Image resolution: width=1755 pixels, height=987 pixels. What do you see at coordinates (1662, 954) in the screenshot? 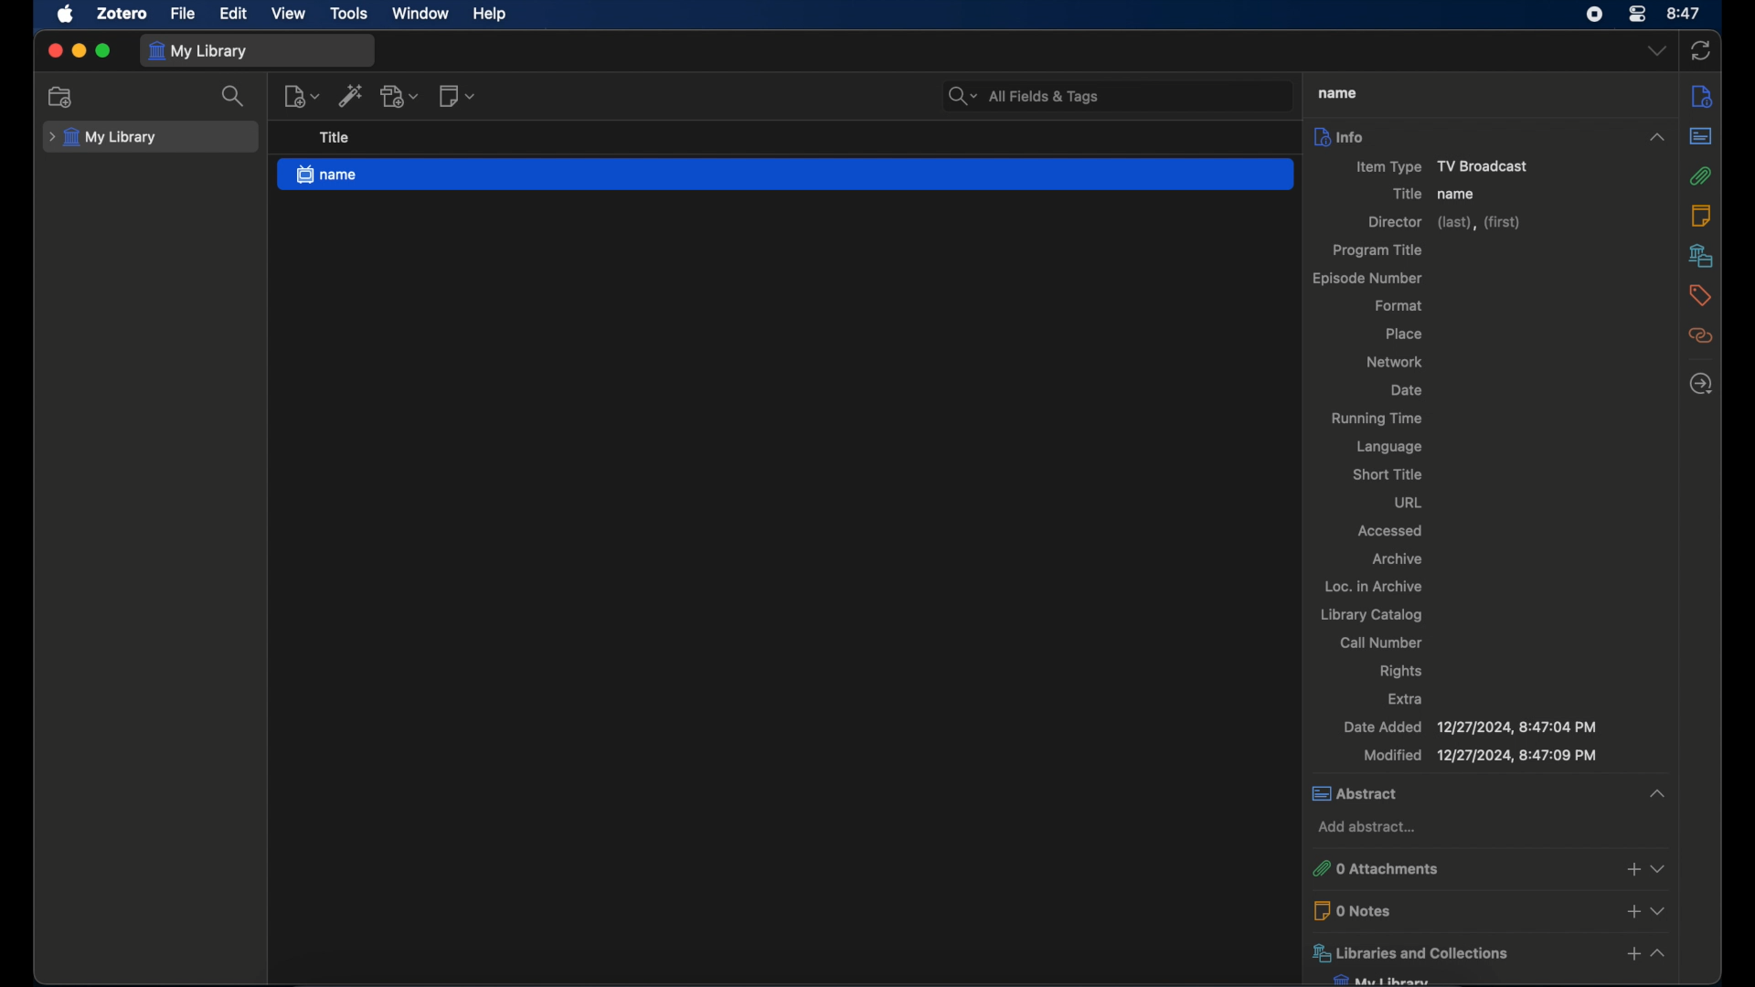
I see `collapse` at bounding box center [1662, 954].